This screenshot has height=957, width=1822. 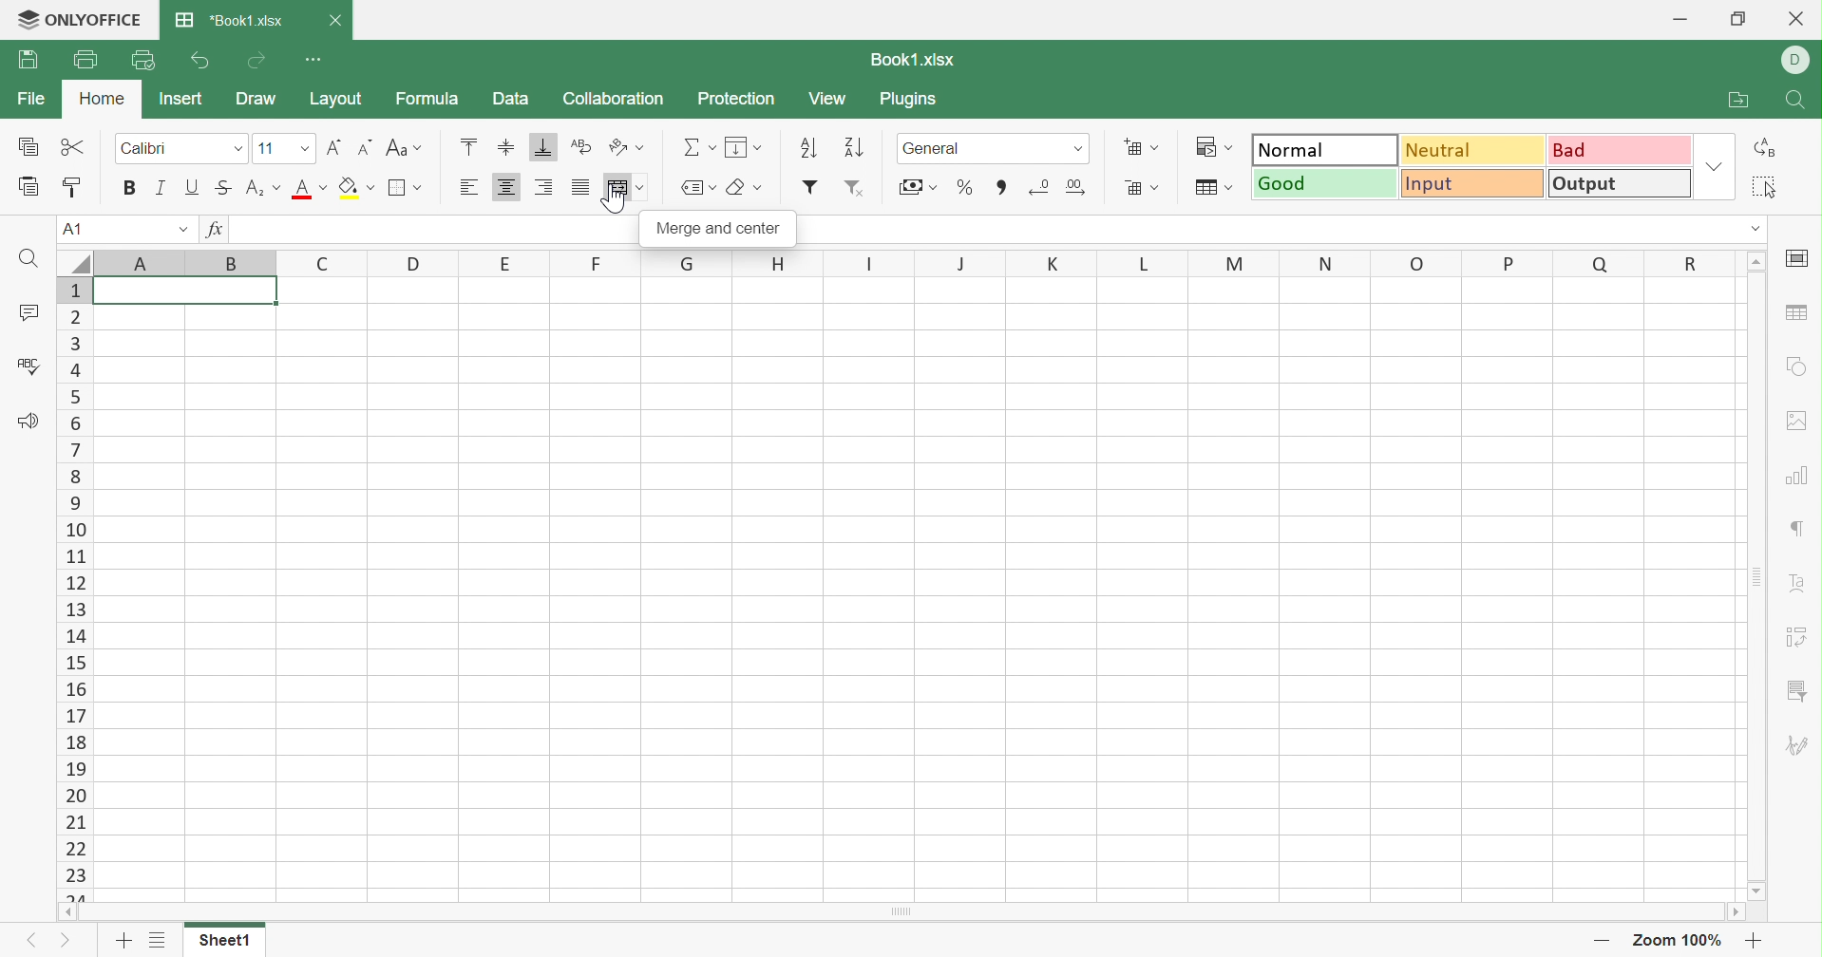 I want to click on Copy, so click(x=31, y=145).